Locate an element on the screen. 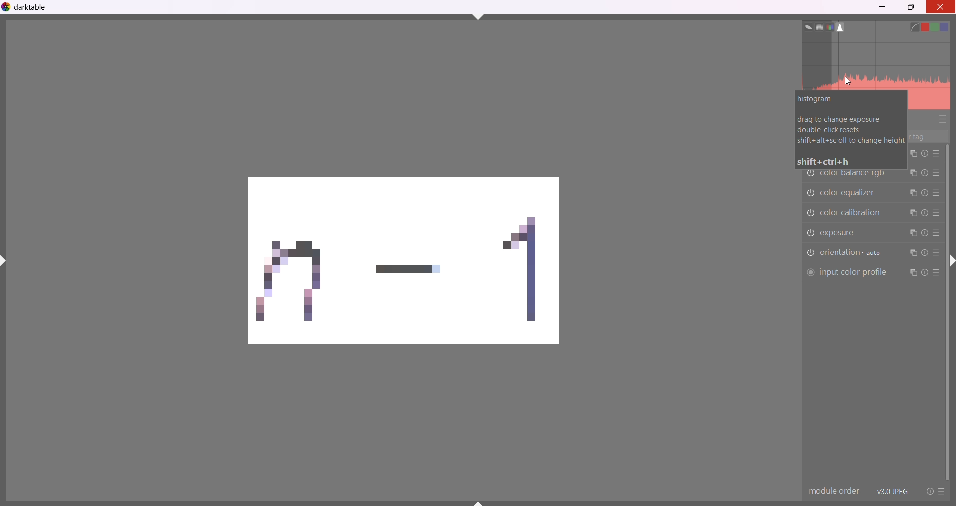  reset parameters is located at coordinates (924, 233).